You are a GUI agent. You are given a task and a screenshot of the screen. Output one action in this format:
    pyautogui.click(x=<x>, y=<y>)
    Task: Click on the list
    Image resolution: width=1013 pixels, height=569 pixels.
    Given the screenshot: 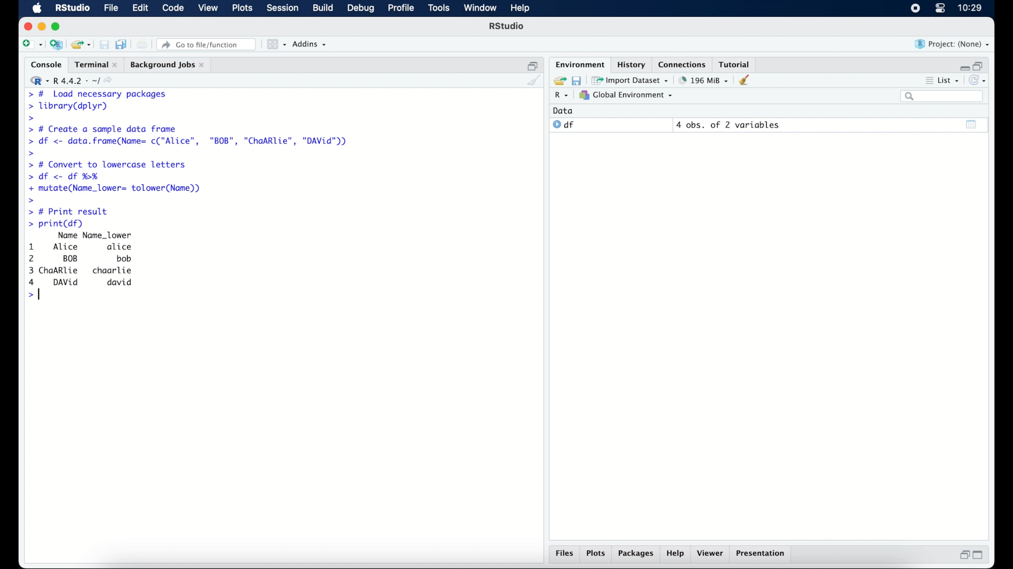 What is the action you would take?
    pyautogui.click(x=941, y=82)
    